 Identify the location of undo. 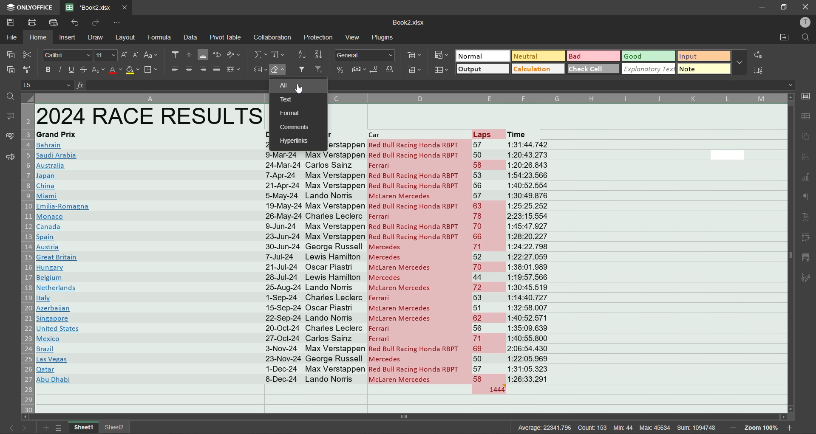
(76, 23).